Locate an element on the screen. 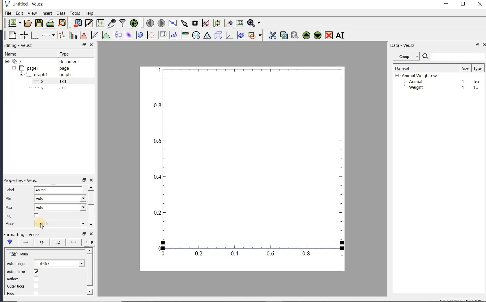 This screenshot has height=302, width=486. plot points with lines and errorbars is located at coordinates (62, 35).